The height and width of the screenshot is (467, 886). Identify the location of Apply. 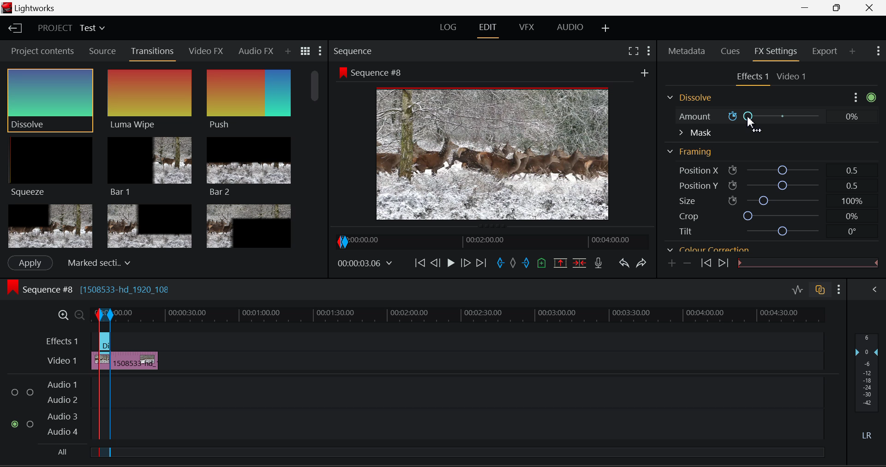
(30, 263).